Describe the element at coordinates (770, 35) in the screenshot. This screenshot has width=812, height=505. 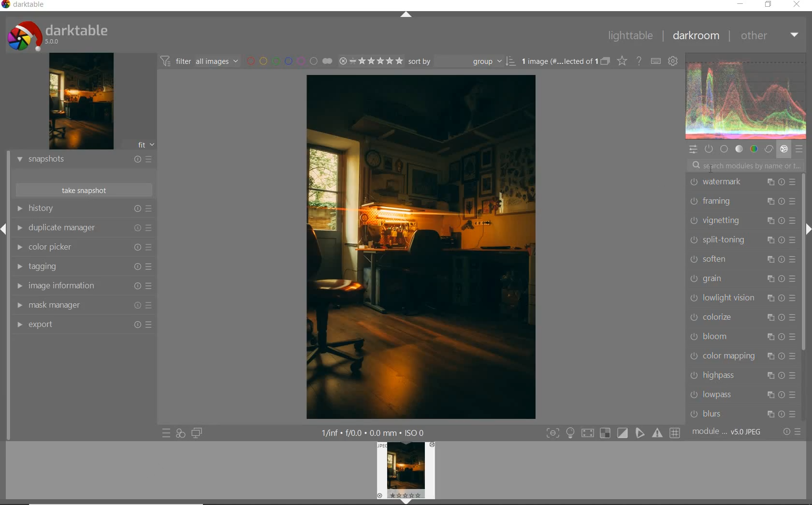
I see `other` at that location.